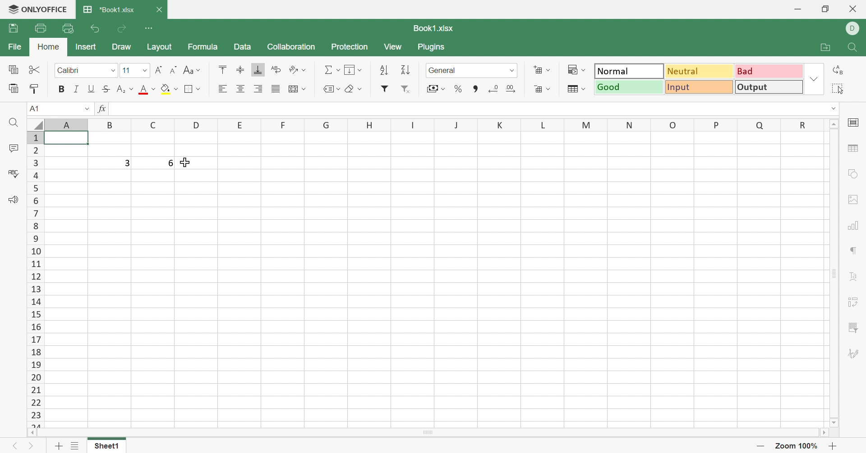  Describe the element at coordinates (835, 109) in the screenshot. I see `dROP DOWN` at that location.